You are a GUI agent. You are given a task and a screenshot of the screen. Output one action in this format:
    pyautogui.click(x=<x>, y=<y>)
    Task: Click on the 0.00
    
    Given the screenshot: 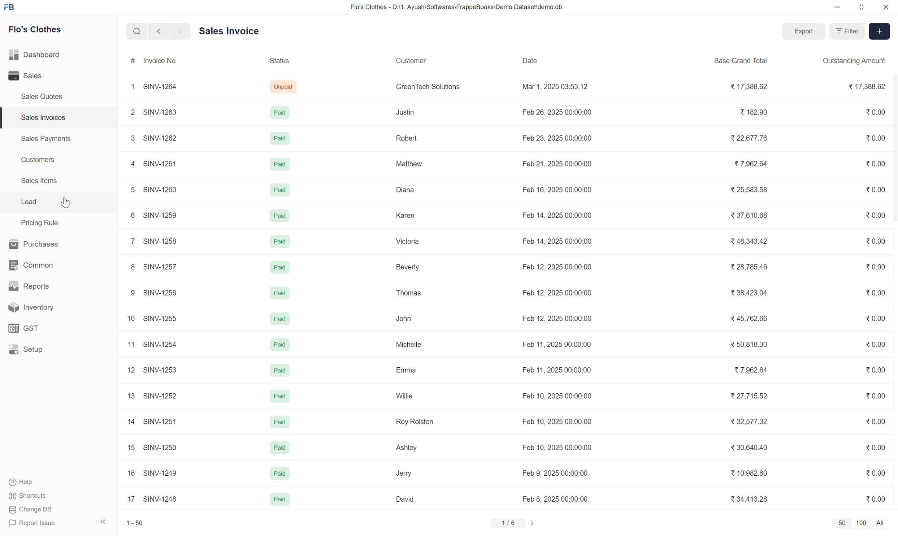 What is the action you would take?
    pyautogui.click(x=873, y=189)
    